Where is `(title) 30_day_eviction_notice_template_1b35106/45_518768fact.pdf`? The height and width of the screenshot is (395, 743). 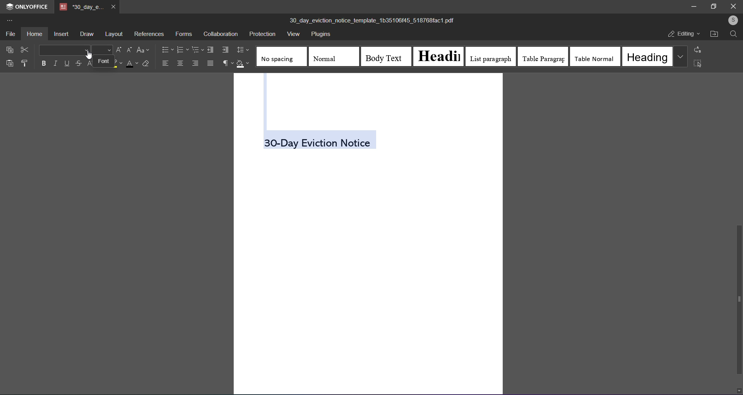 (title) 30_day_eviction_notice_template_1b35106/45_518768fact.pdf is located at coordinates (376, 20).